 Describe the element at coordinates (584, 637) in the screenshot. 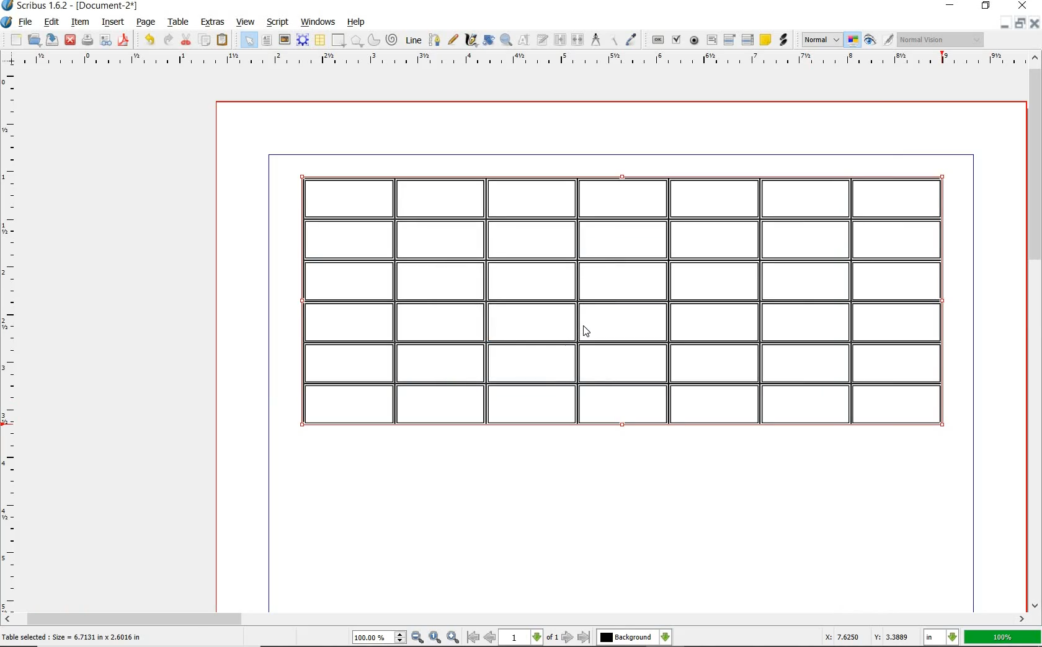

I see `go to last page` at that location.